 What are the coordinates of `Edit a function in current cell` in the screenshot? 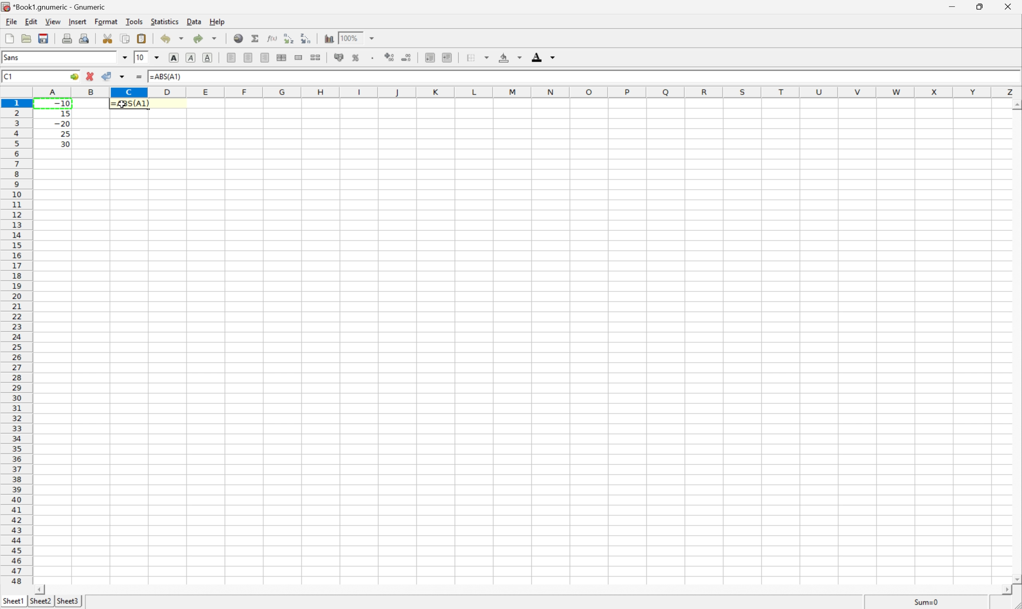 It's located at (272, 37).